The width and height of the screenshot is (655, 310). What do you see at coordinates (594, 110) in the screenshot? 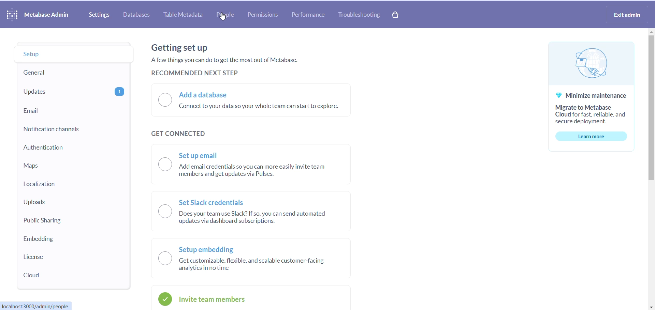
I see `text` at bounding box center [594, 110].